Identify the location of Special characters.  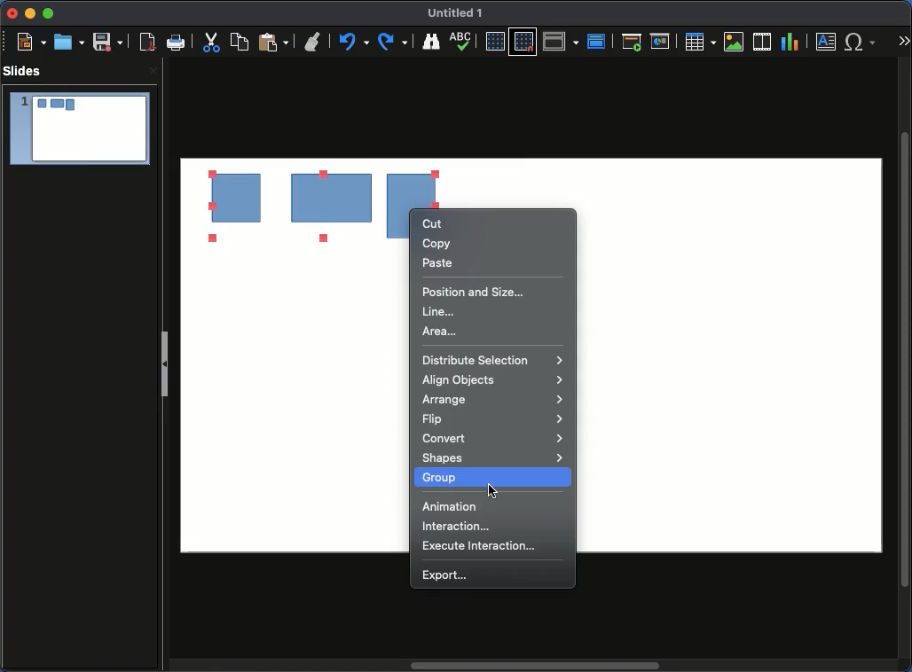
(861, 42).